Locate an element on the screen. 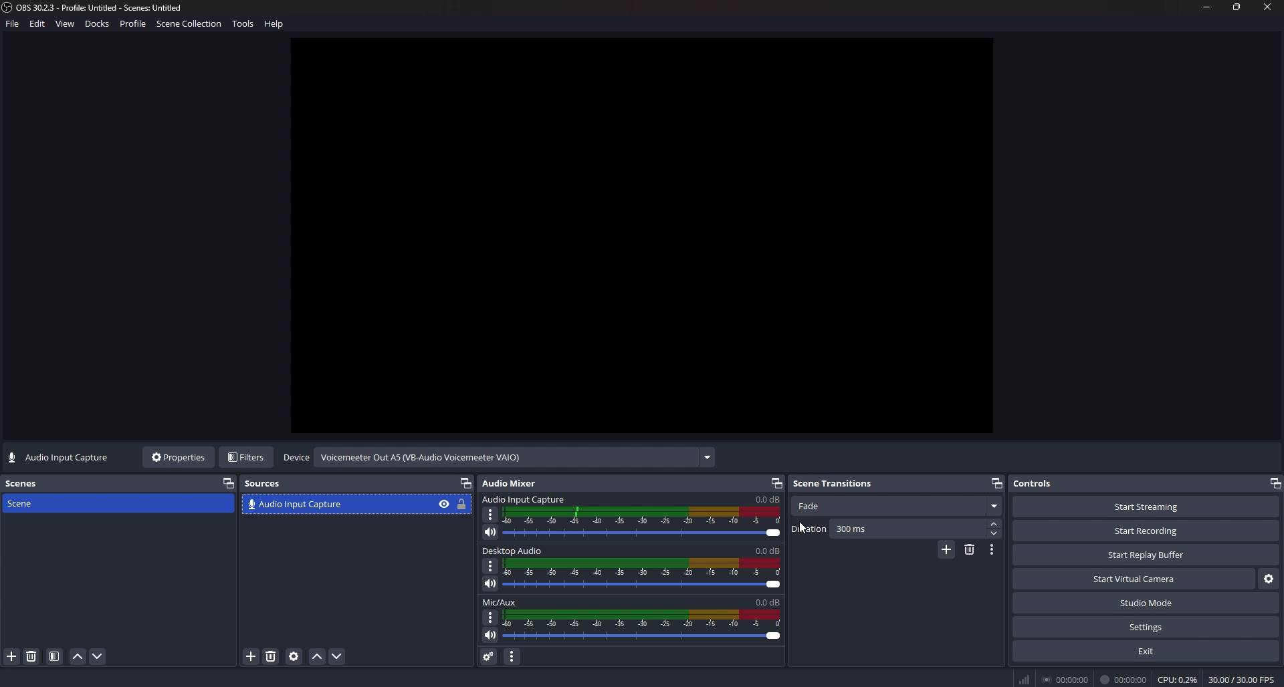 This screenshot has height=687, width=1284. start streaming is located at coordinates (1146, 507).